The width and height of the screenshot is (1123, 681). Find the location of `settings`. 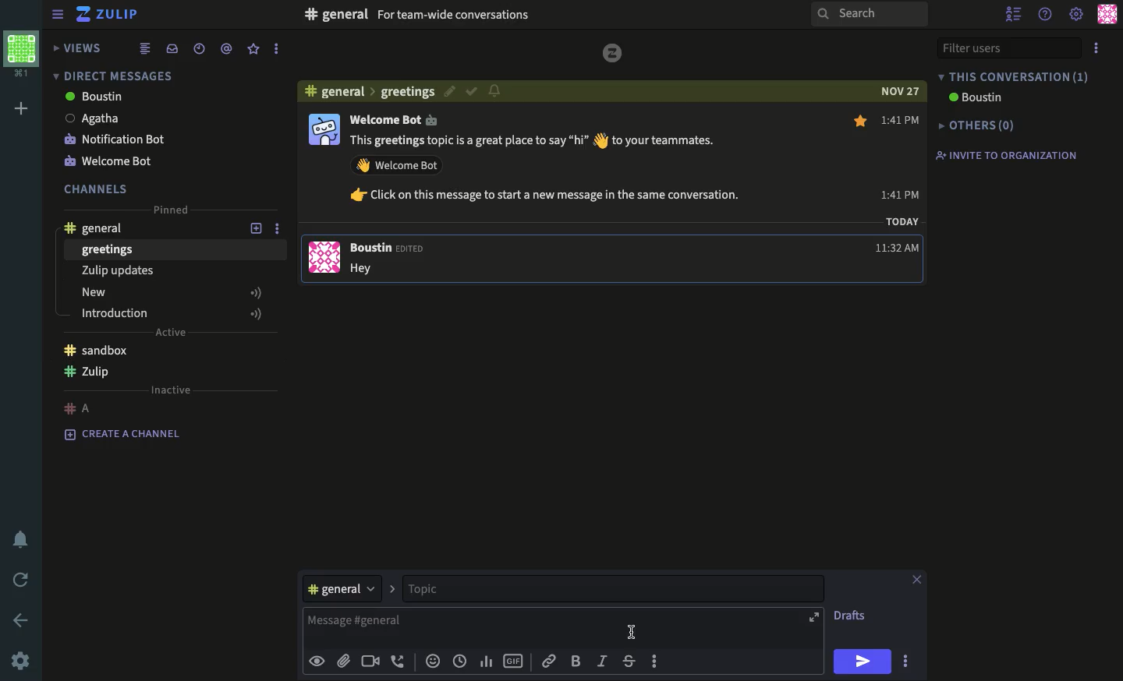

settings is located at coordinates (1077, 16).